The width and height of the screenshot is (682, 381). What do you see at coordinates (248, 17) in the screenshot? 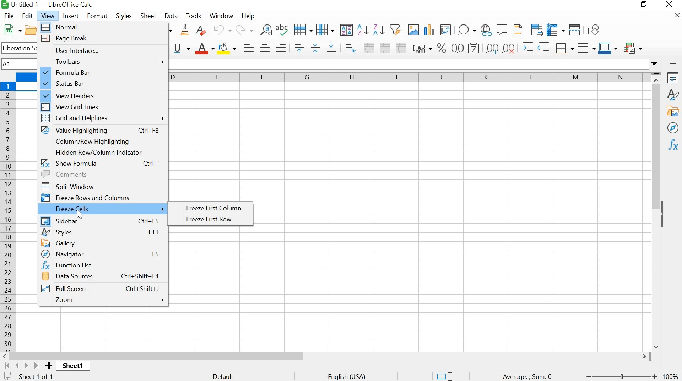
I see `HELP` at bounding box center [248, 17].